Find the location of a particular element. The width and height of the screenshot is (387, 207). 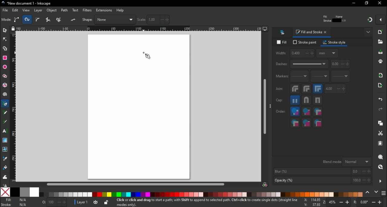

stroke markers, fill is located at coordinates (307, 123).